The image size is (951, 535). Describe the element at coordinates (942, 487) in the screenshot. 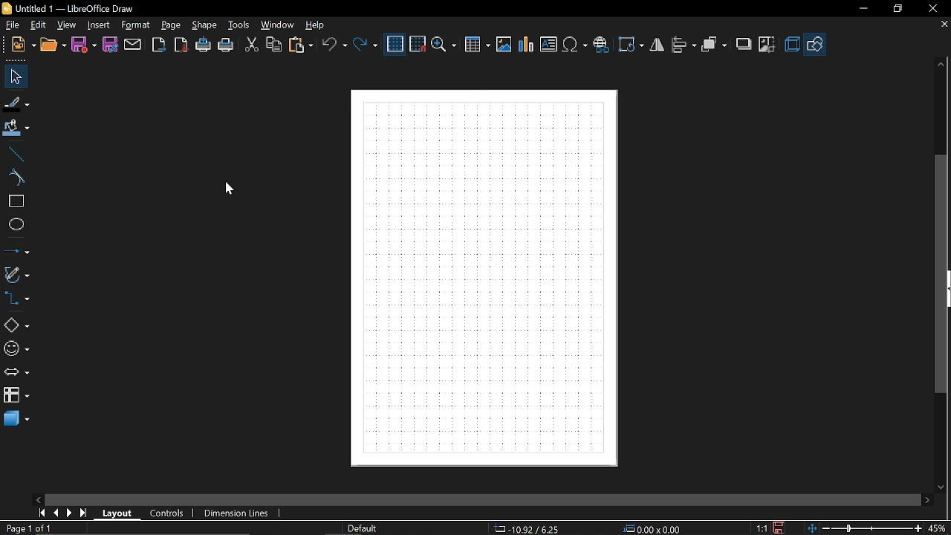

I see `Move down` at that location.